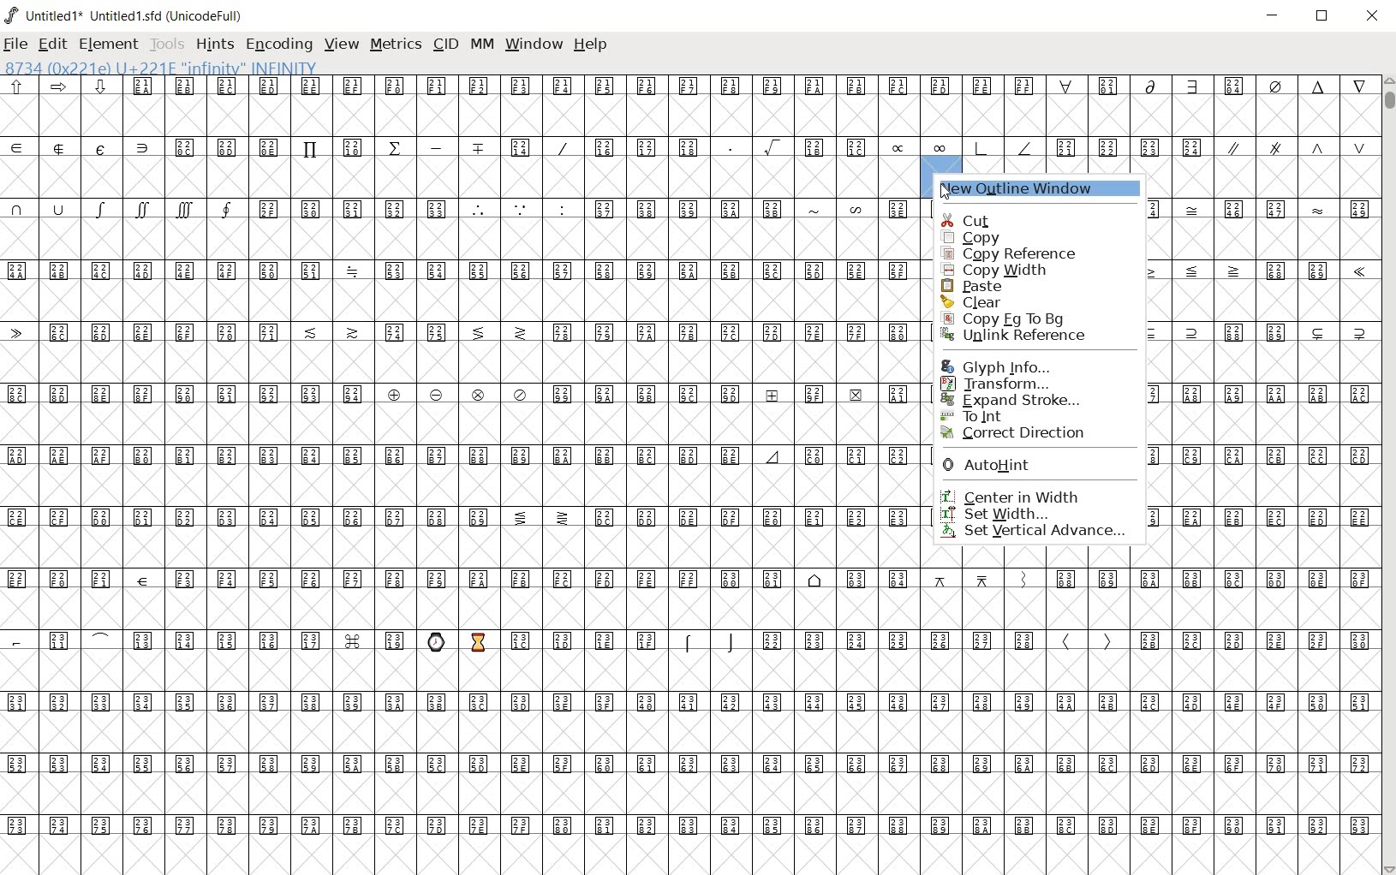 The image size is (1396, 875). I want to click on restore down, so click(1325, 18).